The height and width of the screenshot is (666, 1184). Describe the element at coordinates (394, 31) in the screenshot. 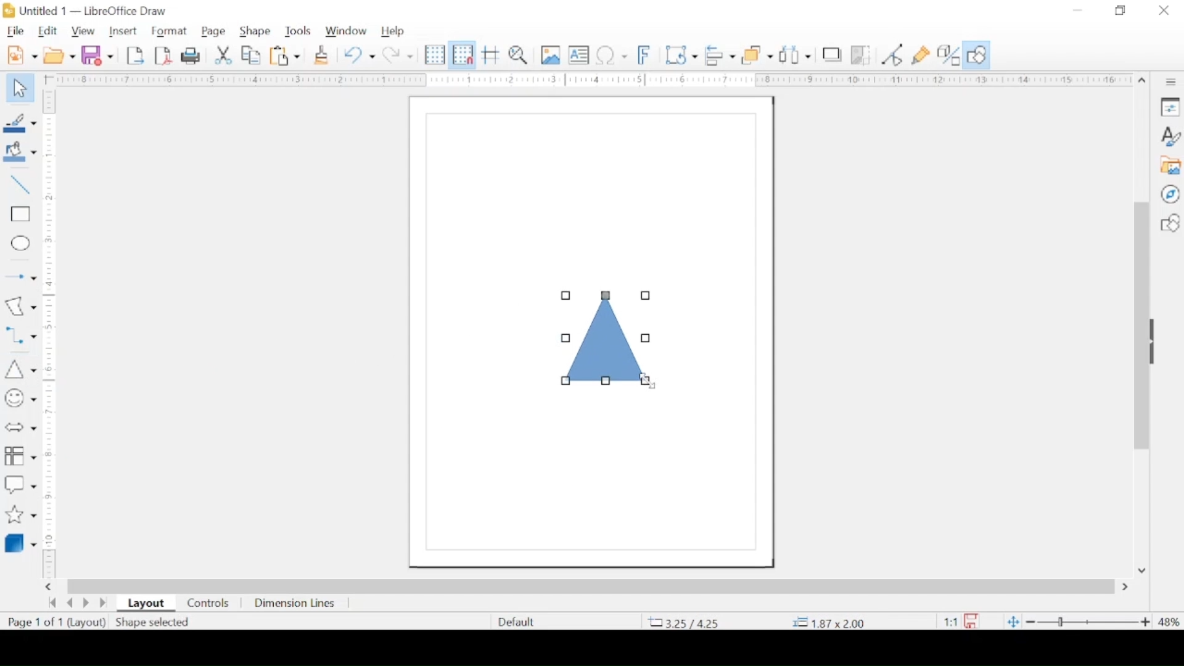

I see `help` at that location.